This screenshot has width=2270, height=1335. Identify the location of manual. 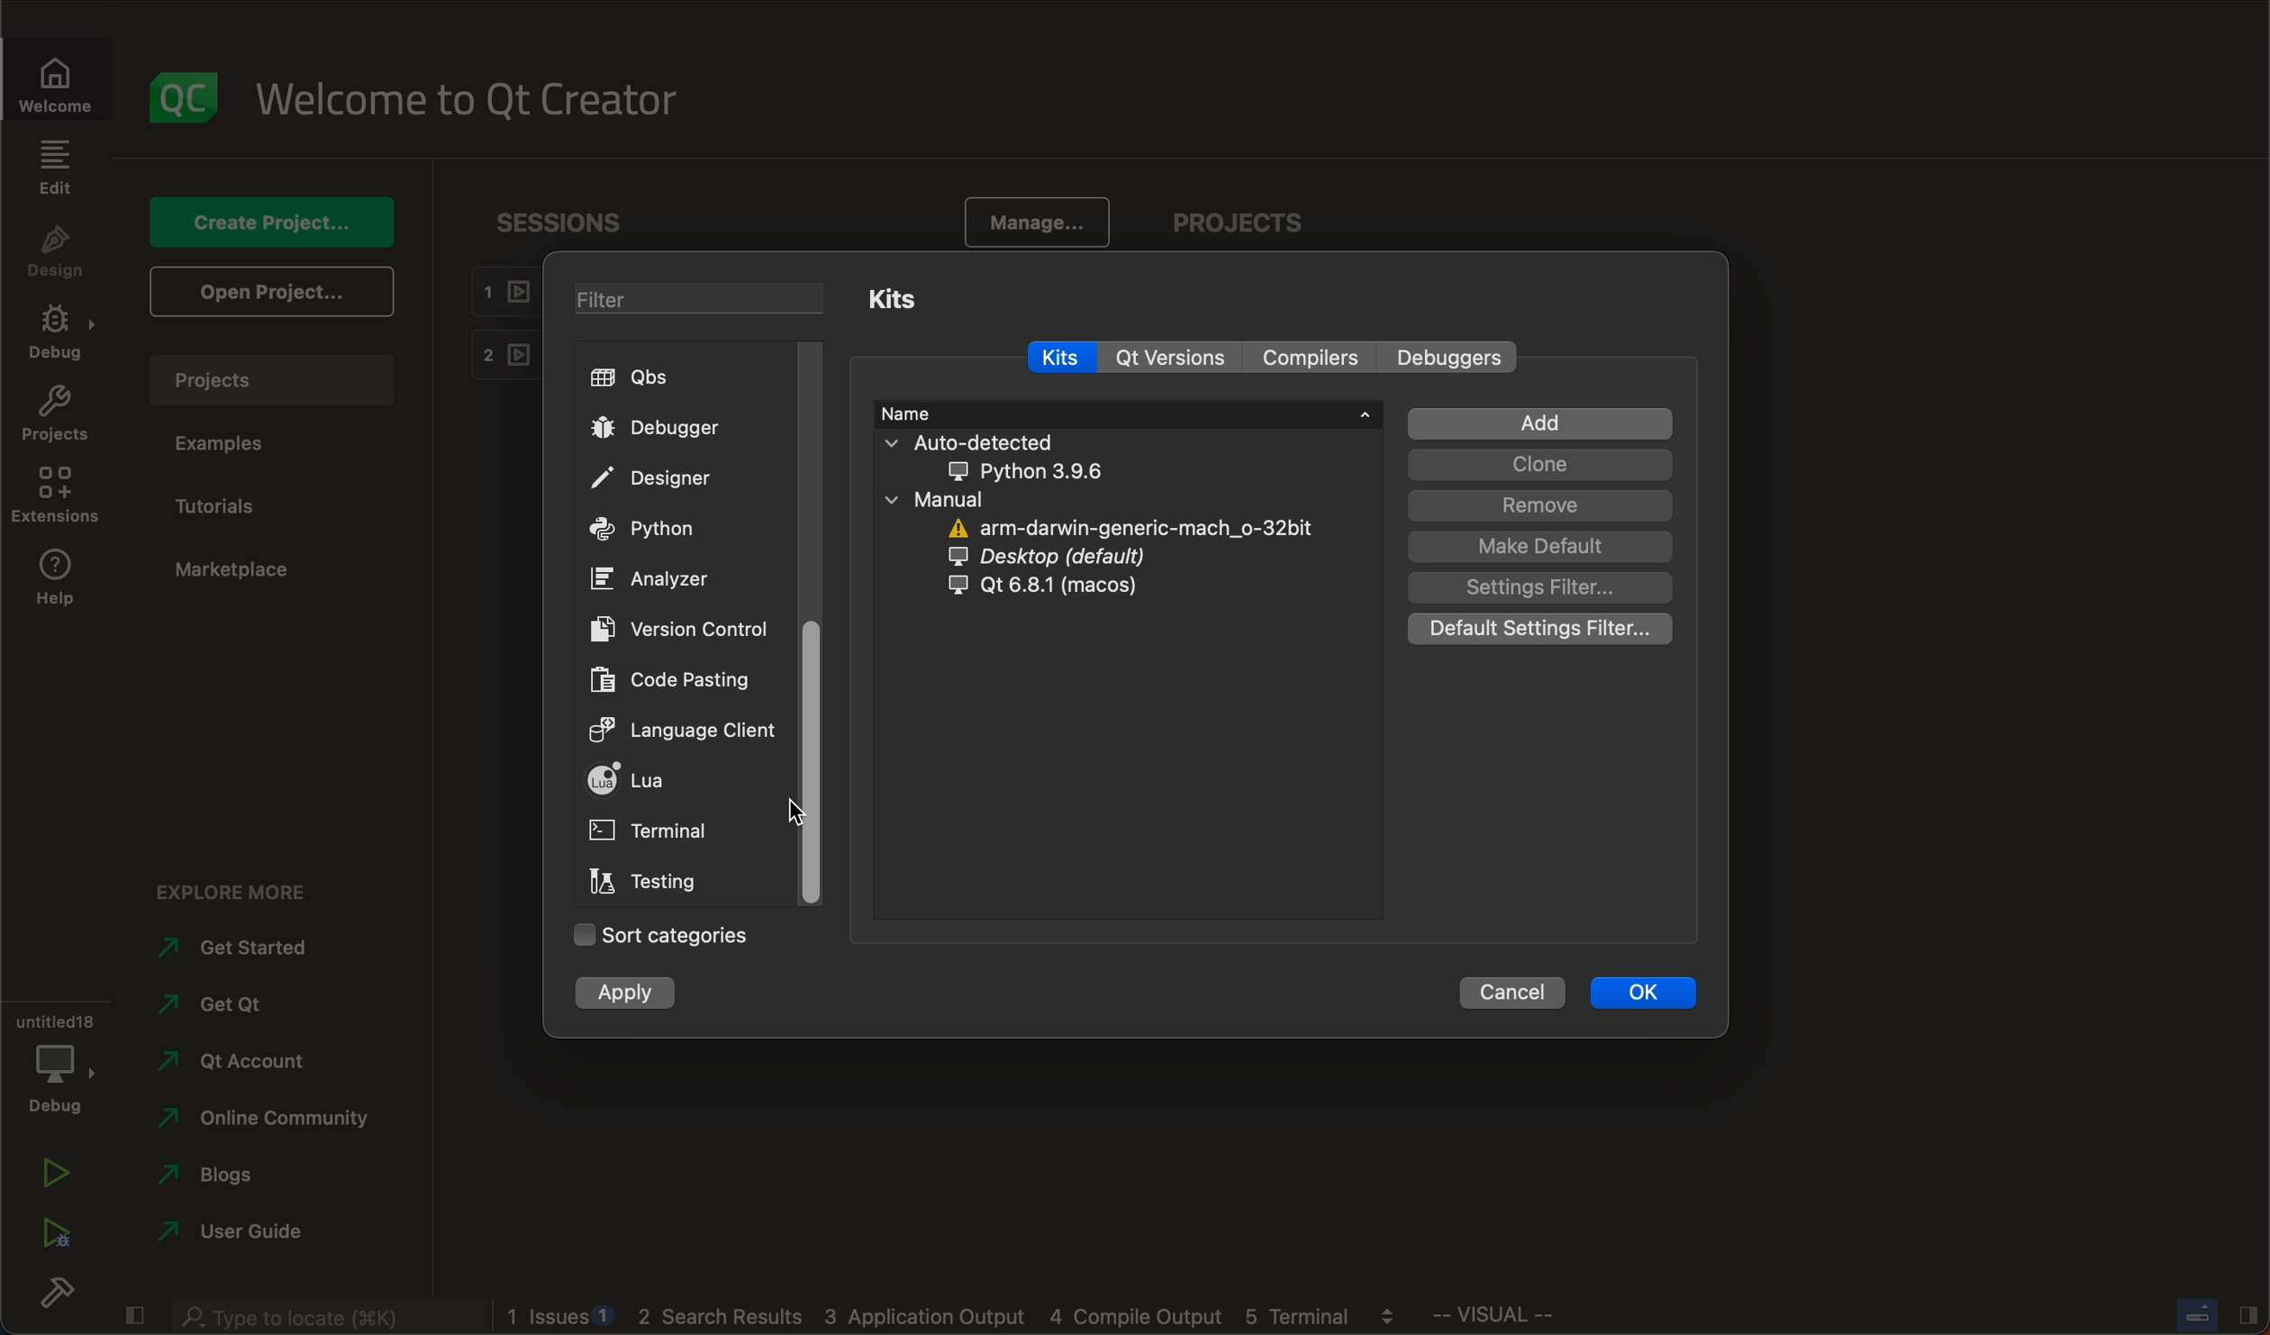
(976, 501).